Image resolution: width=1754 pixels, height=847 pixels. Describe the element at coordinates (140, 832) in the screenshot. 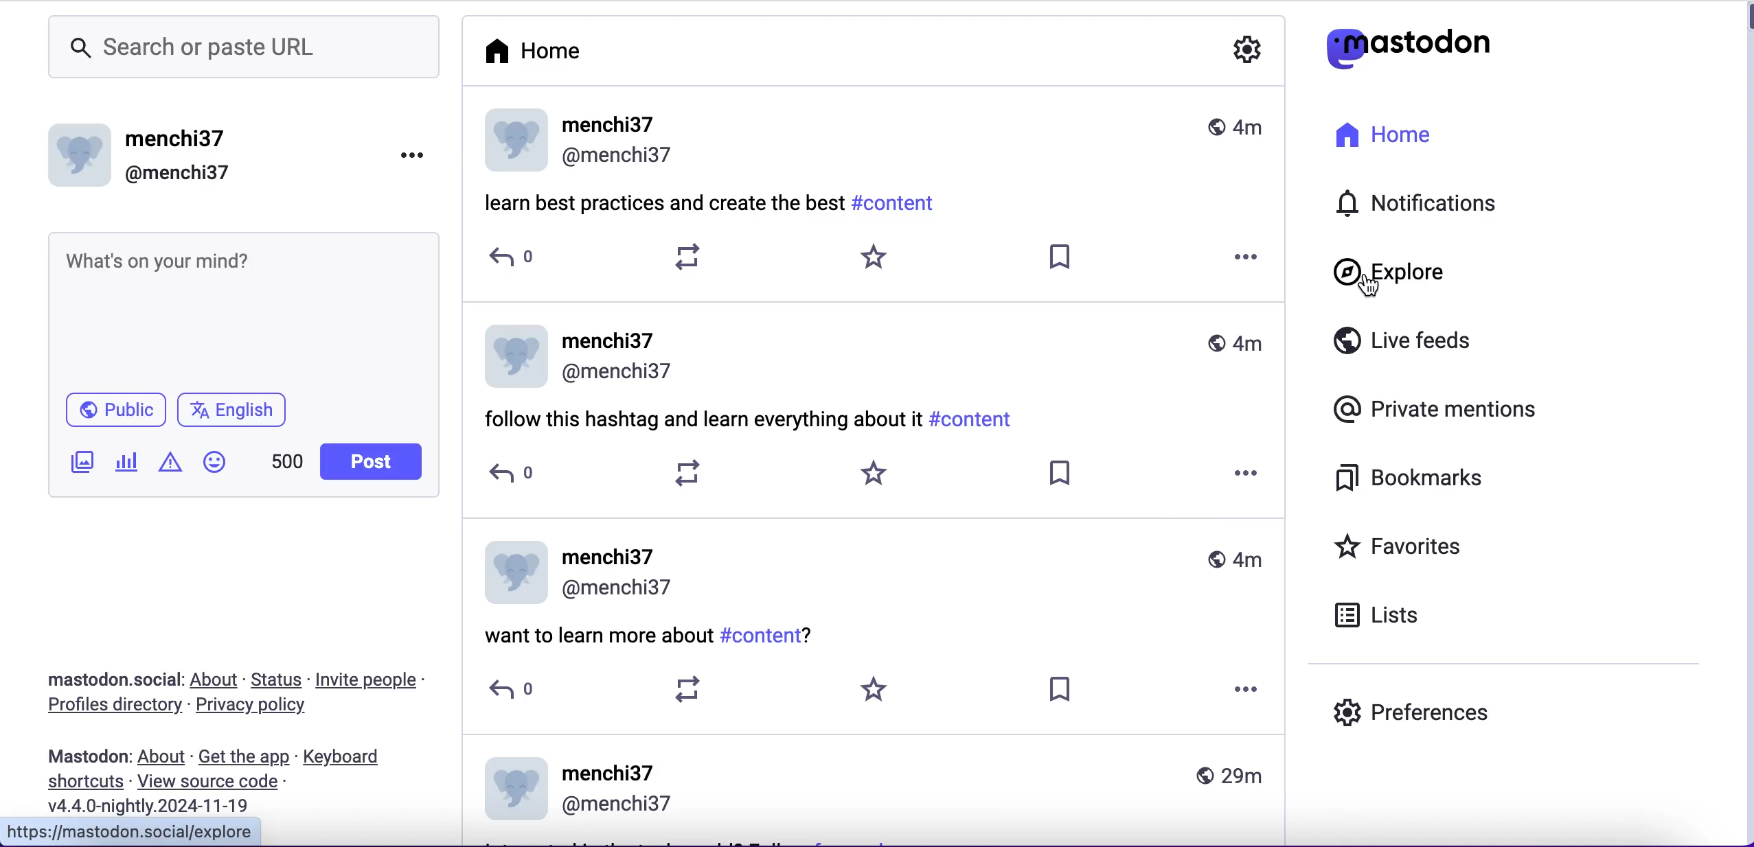

I see `mastodon.social/explore` at that location.